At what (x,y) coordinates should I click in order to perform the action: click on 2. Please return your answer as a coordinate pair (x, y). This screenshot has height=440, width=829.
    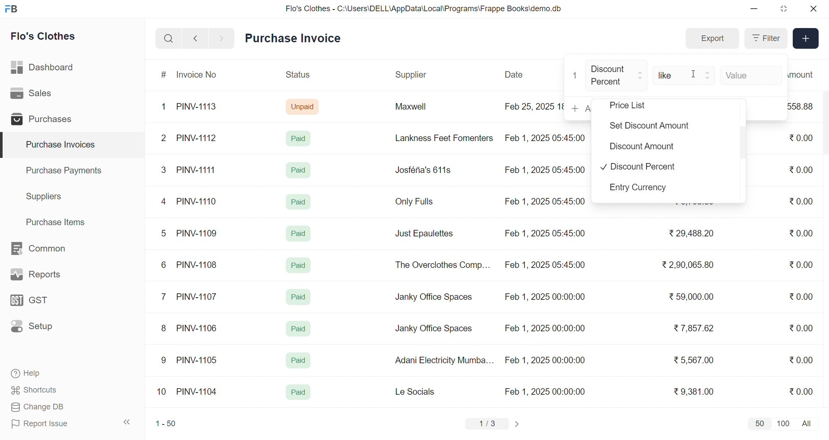
    Looking at the image, I should click on (165, 139).